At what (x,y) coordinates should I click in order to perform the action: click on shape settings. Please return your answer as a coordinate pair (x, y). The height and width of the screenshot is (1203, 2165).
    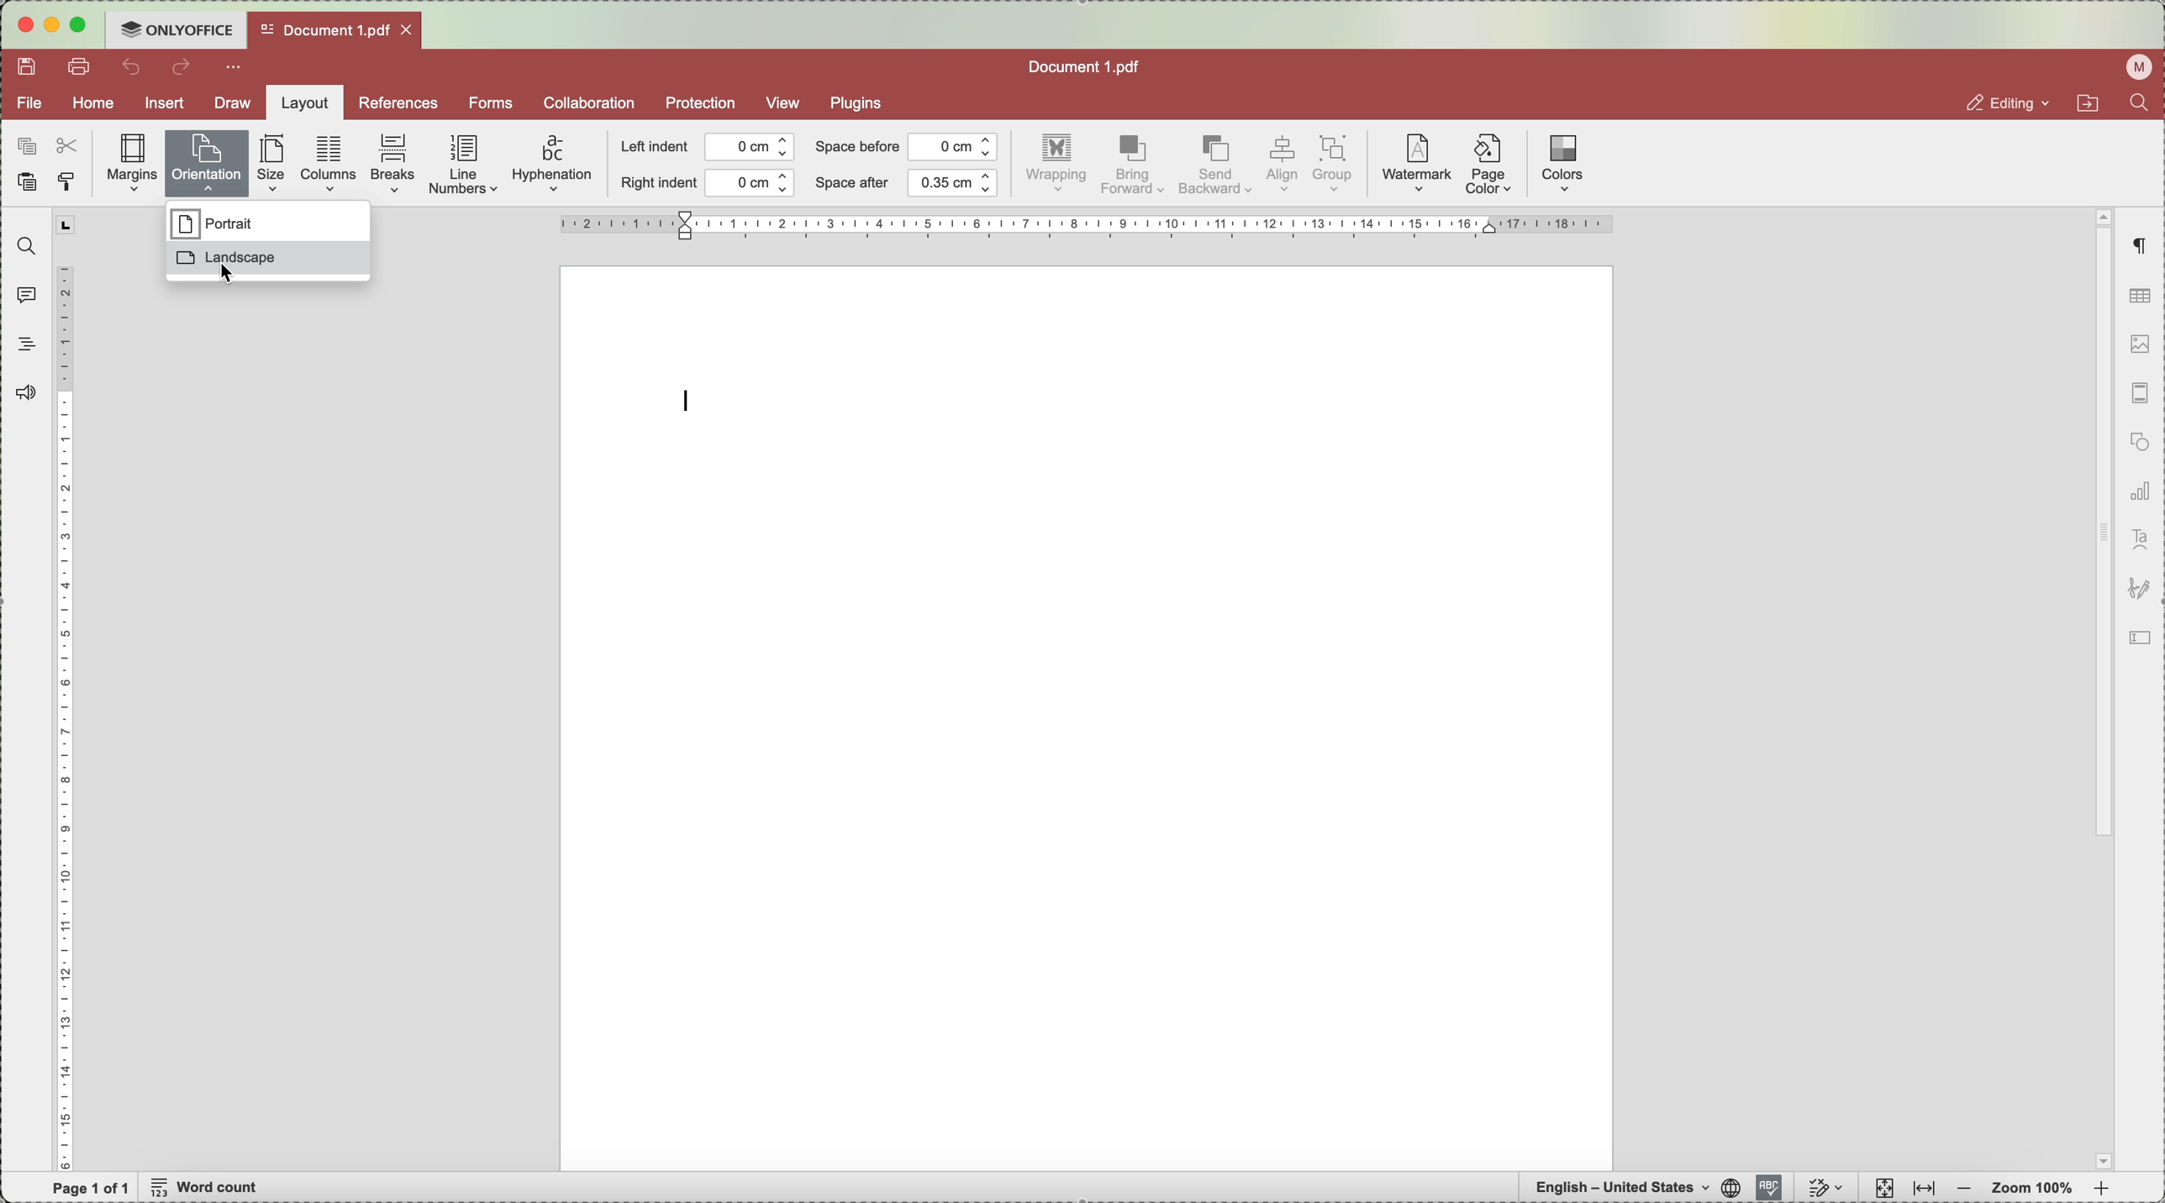
    Looking at the image, I should click on (2136, 445).